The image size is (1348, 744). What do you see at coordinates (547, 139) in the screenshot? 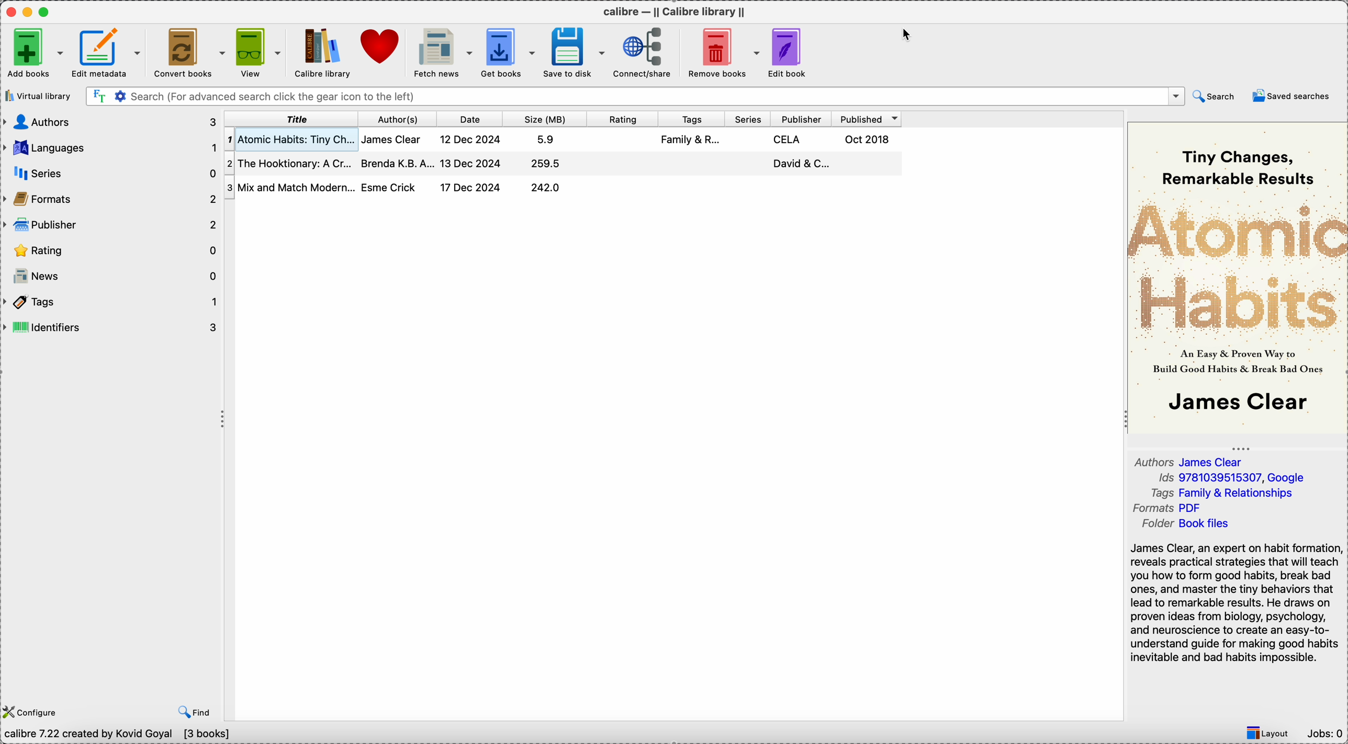
I see `5.9` at bounding box center [547, 139].